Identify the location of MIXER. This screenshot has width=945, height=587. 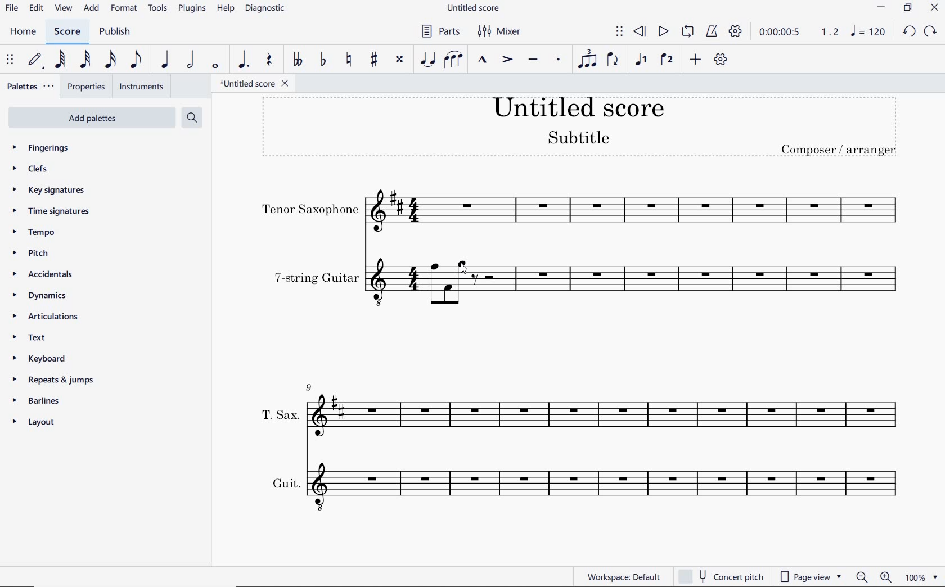
(498, 31).